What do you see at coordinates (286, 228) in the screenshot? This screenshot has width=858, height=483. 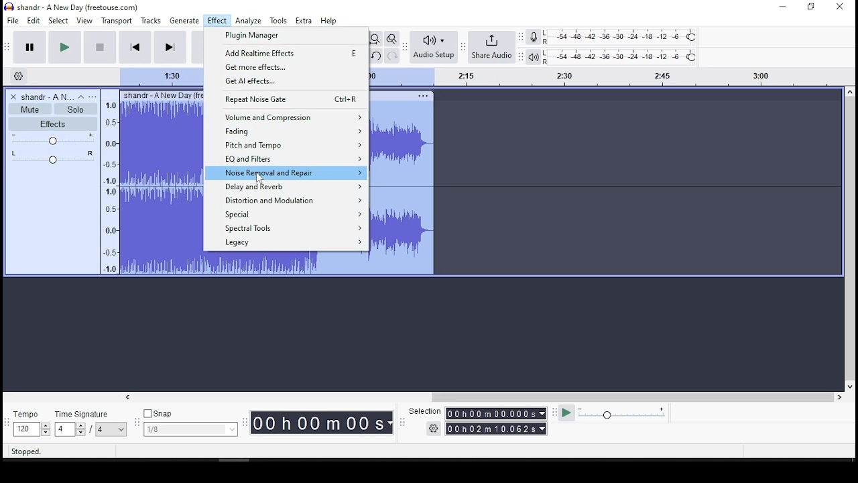 I see `spectral tools` at bounding box center [286, 228].